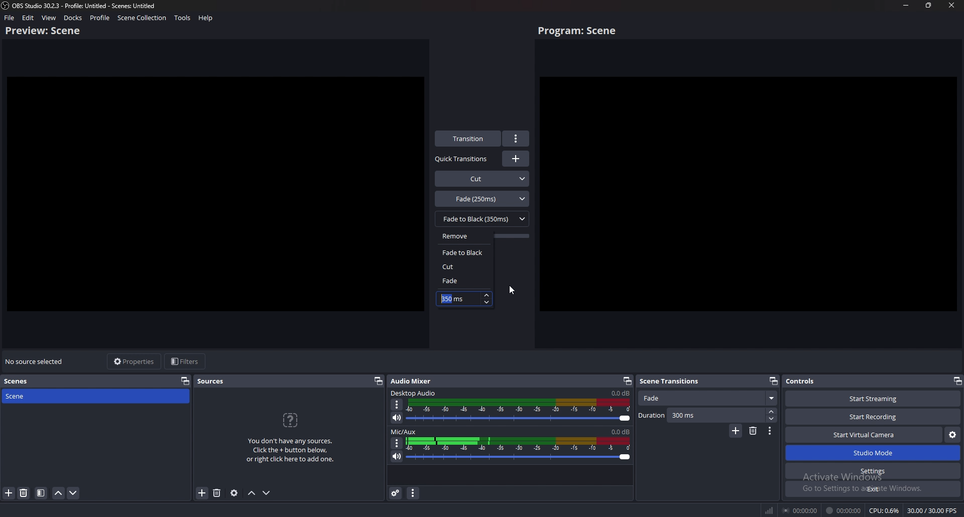 Image resolution: width=964 pixels, height=517 pixels. Describe the element at coordinates (101, 18) in the screenshot. I see `profile` at that location.